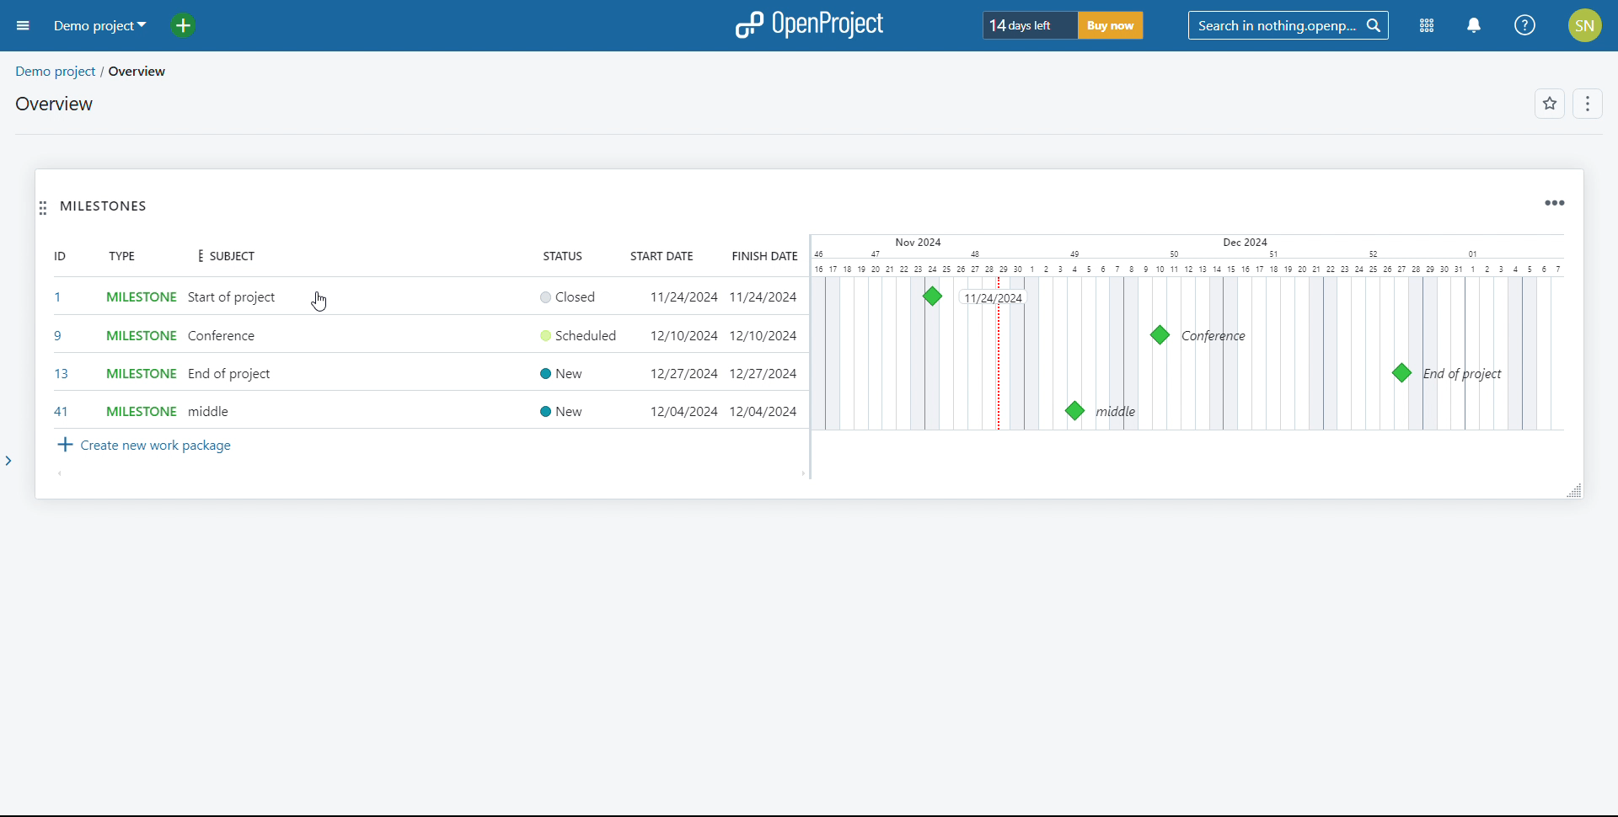  What do you see at coordinates (135, 335) in the screenshot?
I see `MILESTONE` at bounding box center [135, 335].